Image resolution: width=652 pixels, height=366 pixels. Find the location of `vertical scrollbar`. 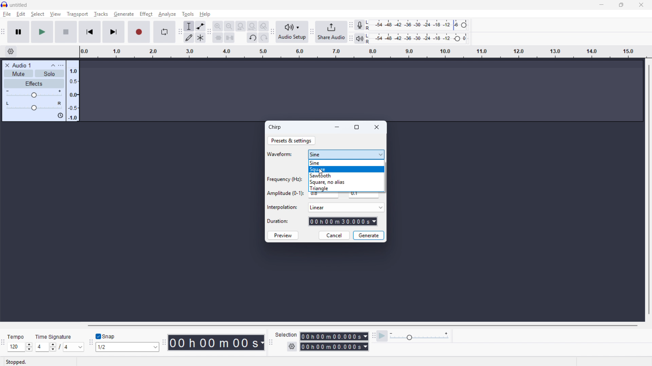

vertical scrollbar is located at coordinates (649, 189).